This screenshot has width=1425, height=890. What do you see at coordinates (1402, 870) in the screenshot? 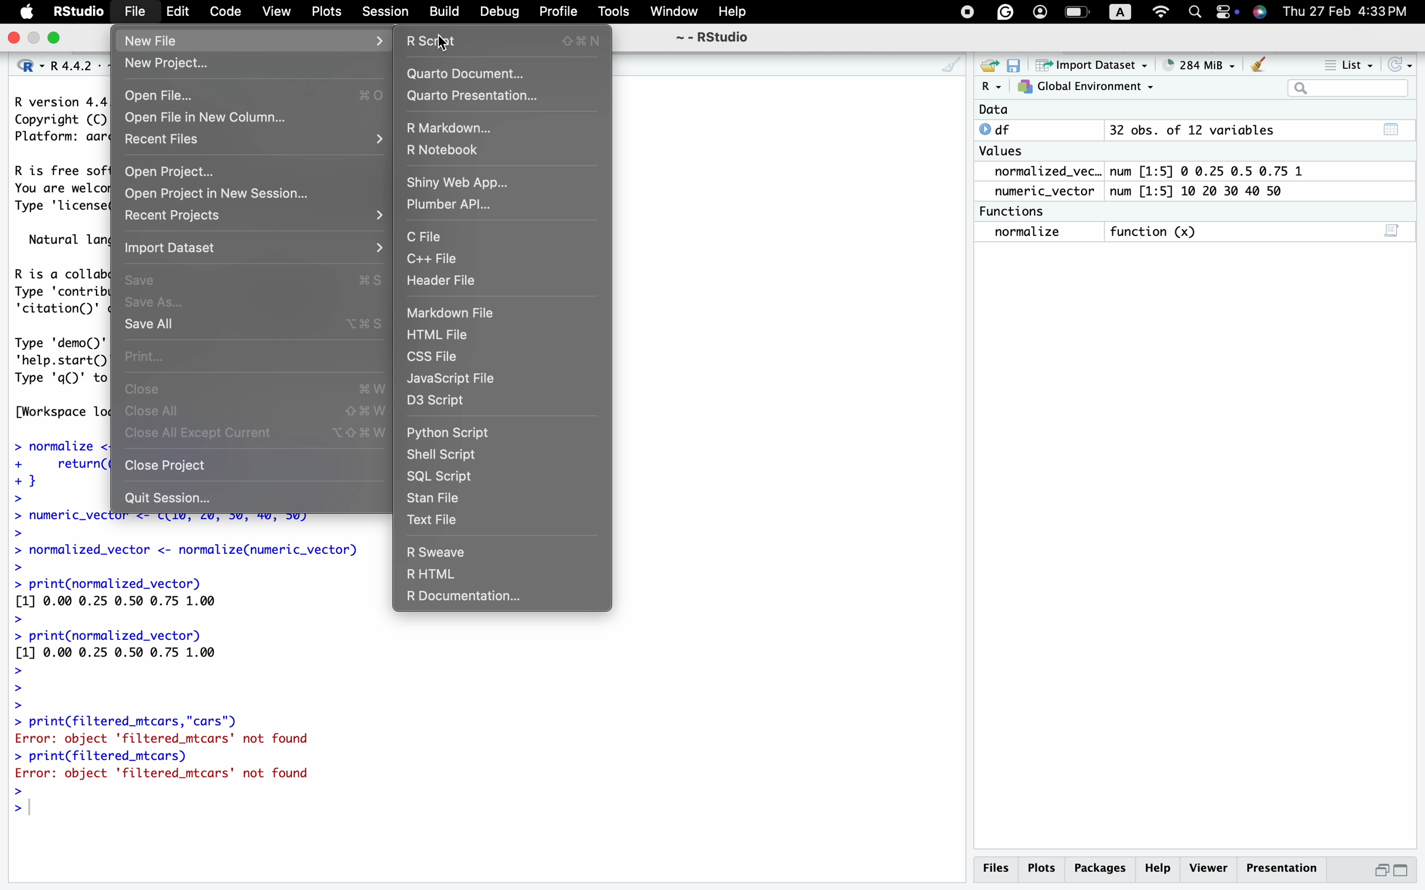
I see `maximise` at bounding box center [1402, 870].